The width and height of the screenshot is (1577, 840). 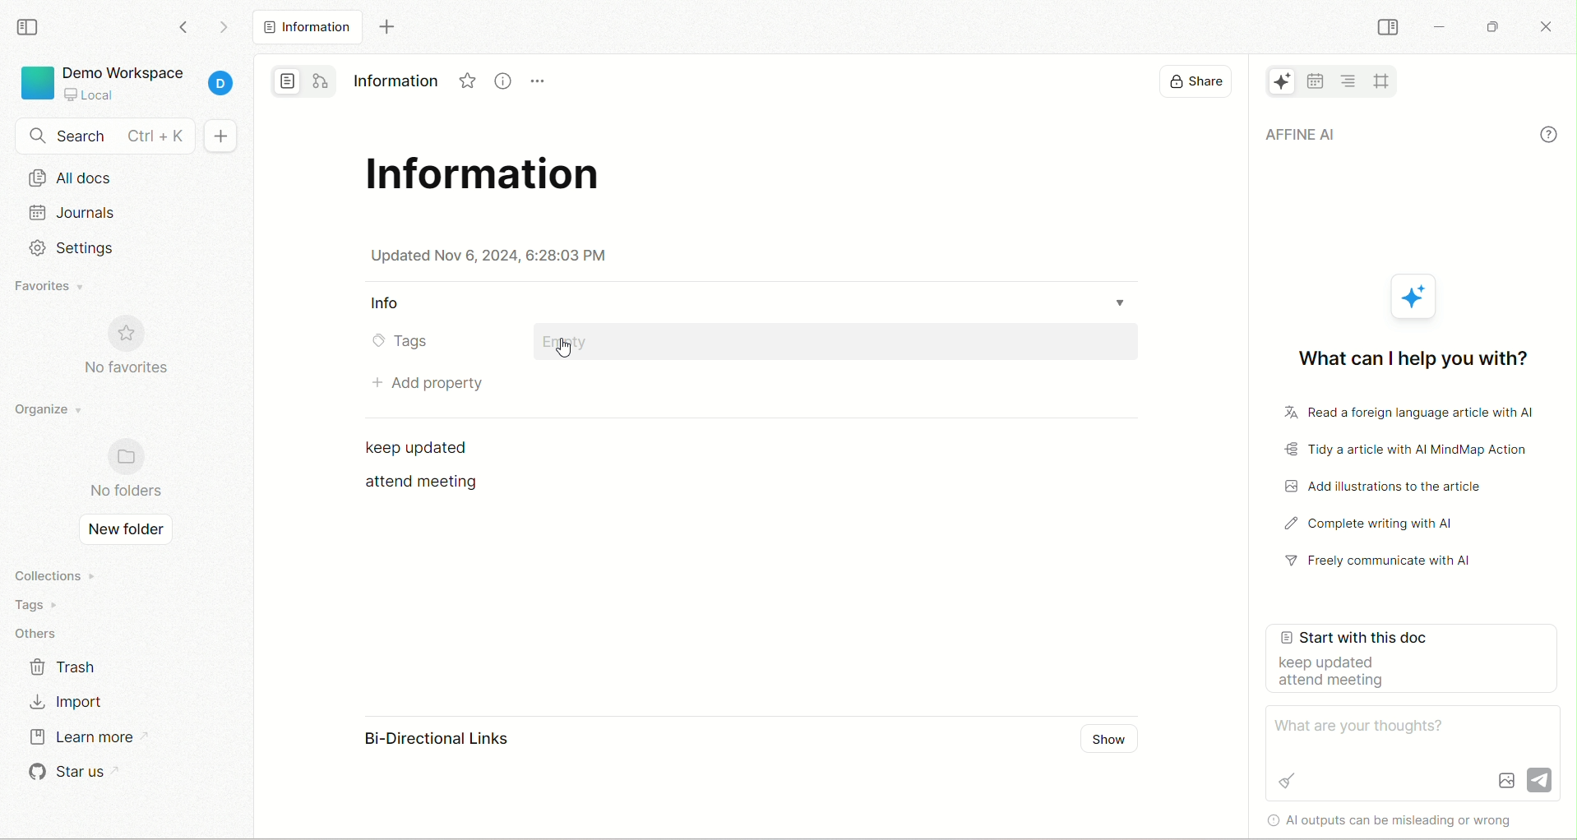 What do you see at coordinates (126, 532) in the screenshot?
I see `new folder` at bounding box center [126, 532].